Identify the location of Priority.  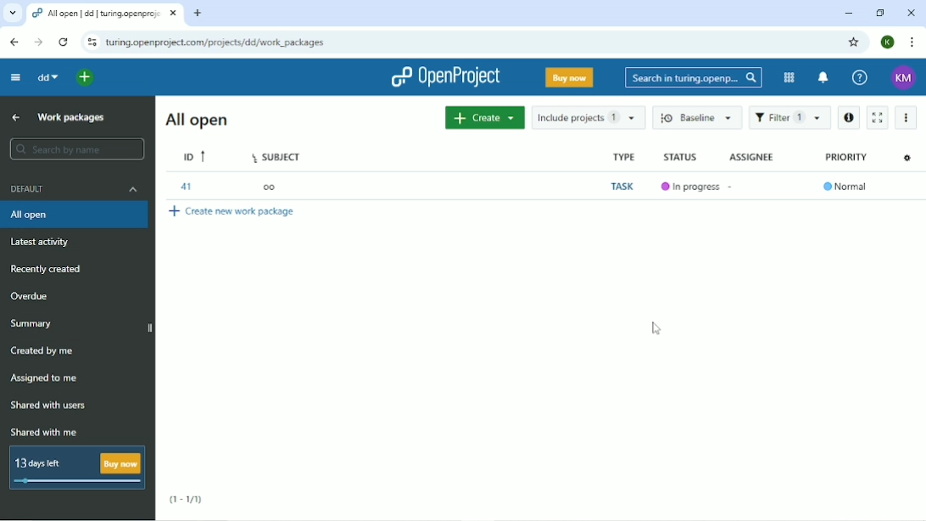
(845, 158).